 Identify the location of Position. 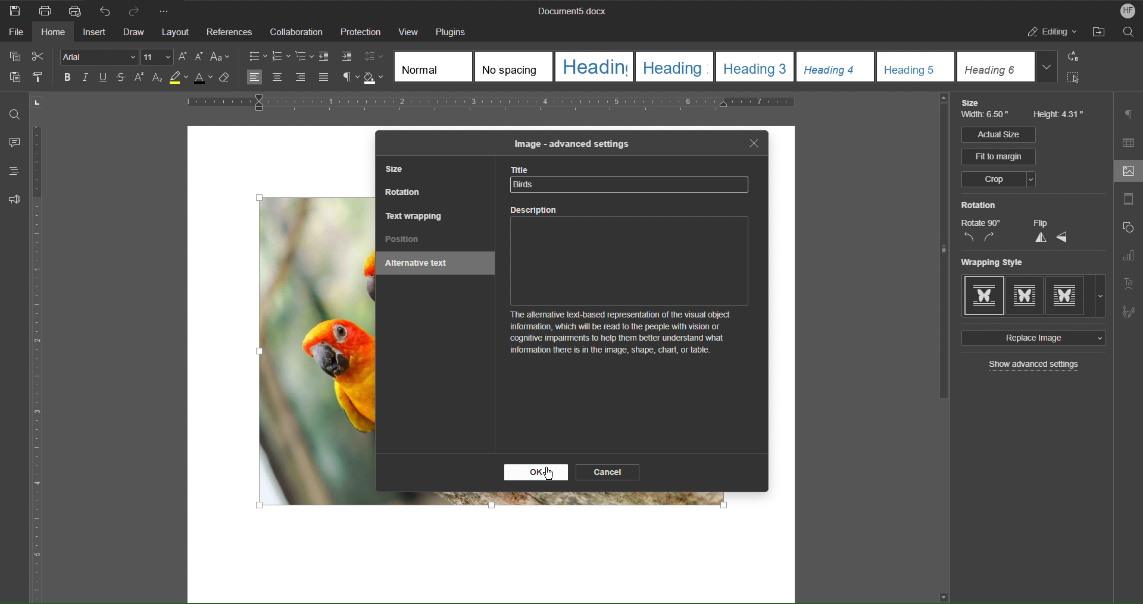
(403, 240).